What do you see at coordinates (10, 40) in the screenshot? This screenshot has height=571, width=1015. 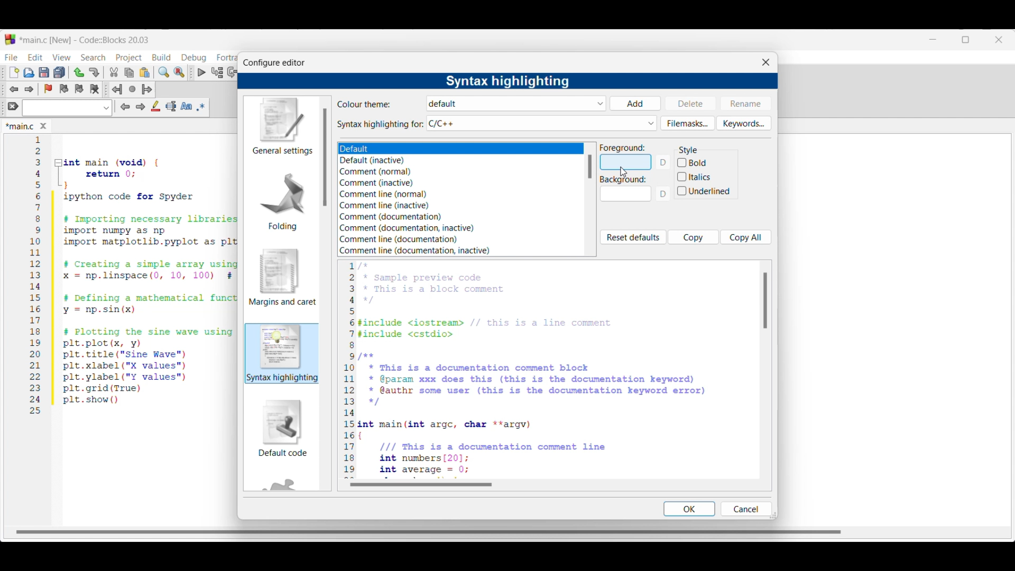 I see `codeblock logo` at bounding box center [10, 40].